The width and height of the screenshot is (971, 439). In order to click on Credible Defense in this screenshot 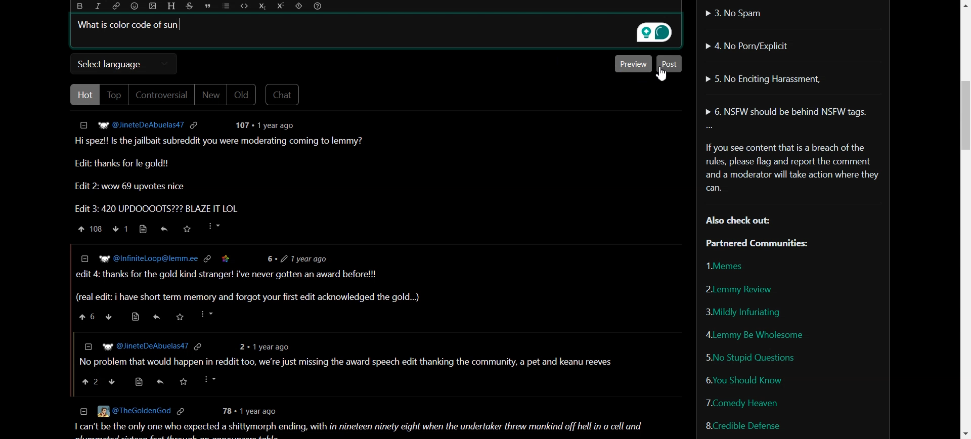, I will do `click(742, 425)`.